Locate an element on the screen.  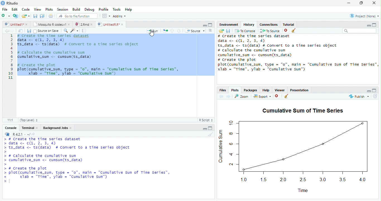
Console is located at coordinates (11, 127).